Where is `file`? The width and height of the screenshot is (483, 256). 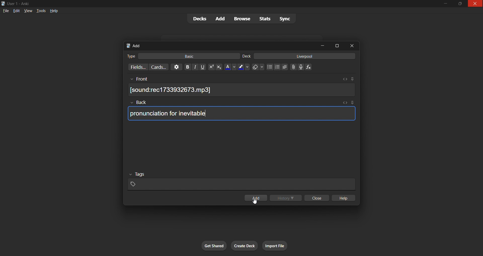 file is located at coordinates (5, 11).